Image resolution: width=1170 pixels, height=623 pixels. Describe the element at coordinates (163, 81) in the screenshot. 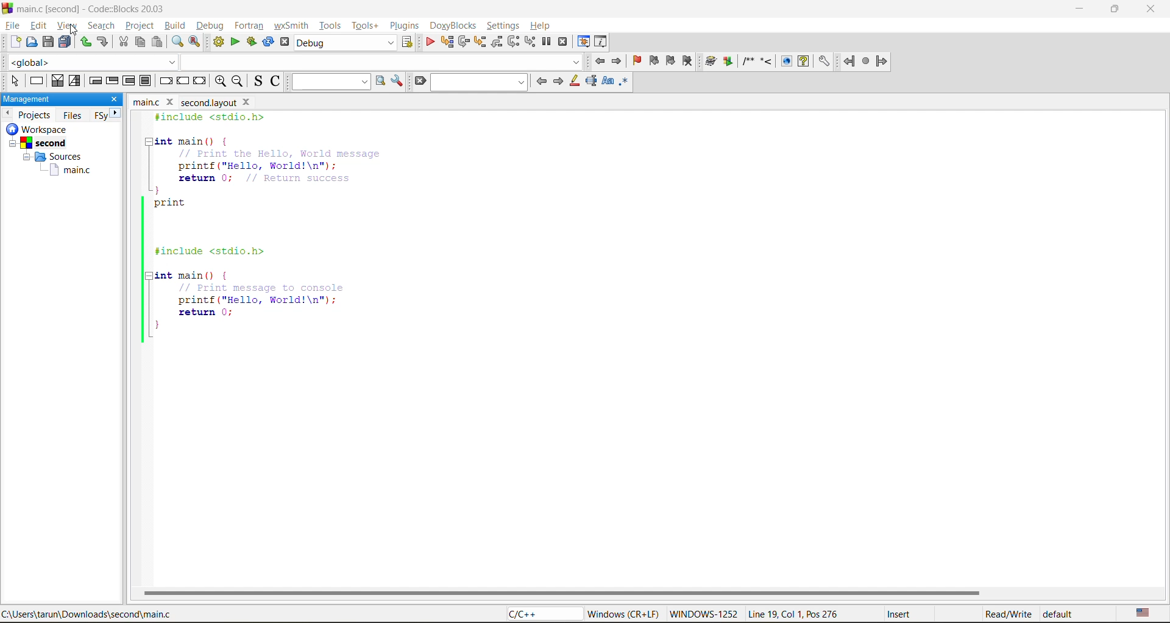

I see `break instruction` at that location.